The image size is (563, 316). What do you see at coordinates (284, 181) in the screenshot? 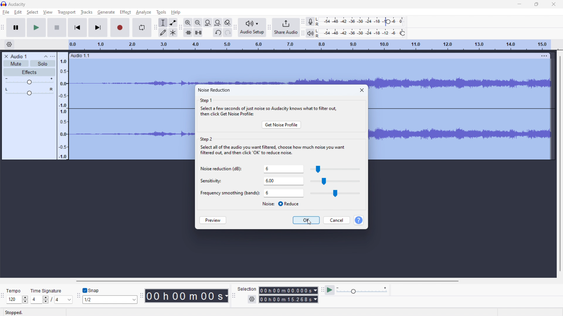
I see `set sensitivity` at bounding box center [284, 181].